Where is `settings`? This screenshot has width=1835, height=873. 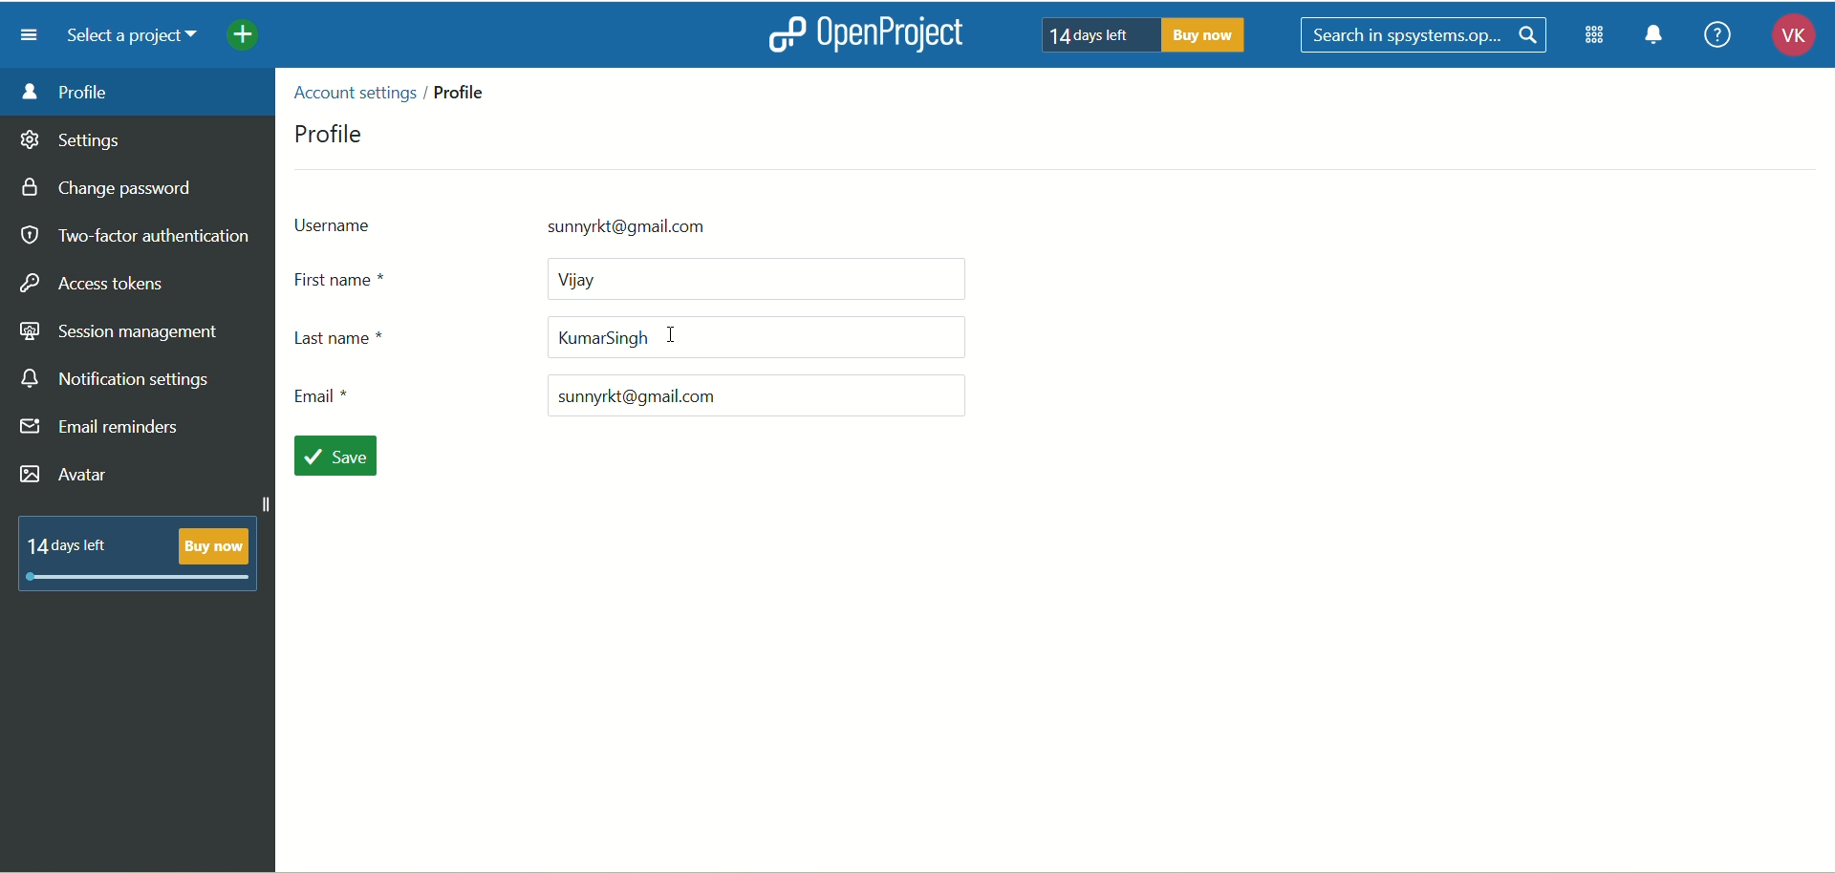 settings is located at coordinates (72, 143).